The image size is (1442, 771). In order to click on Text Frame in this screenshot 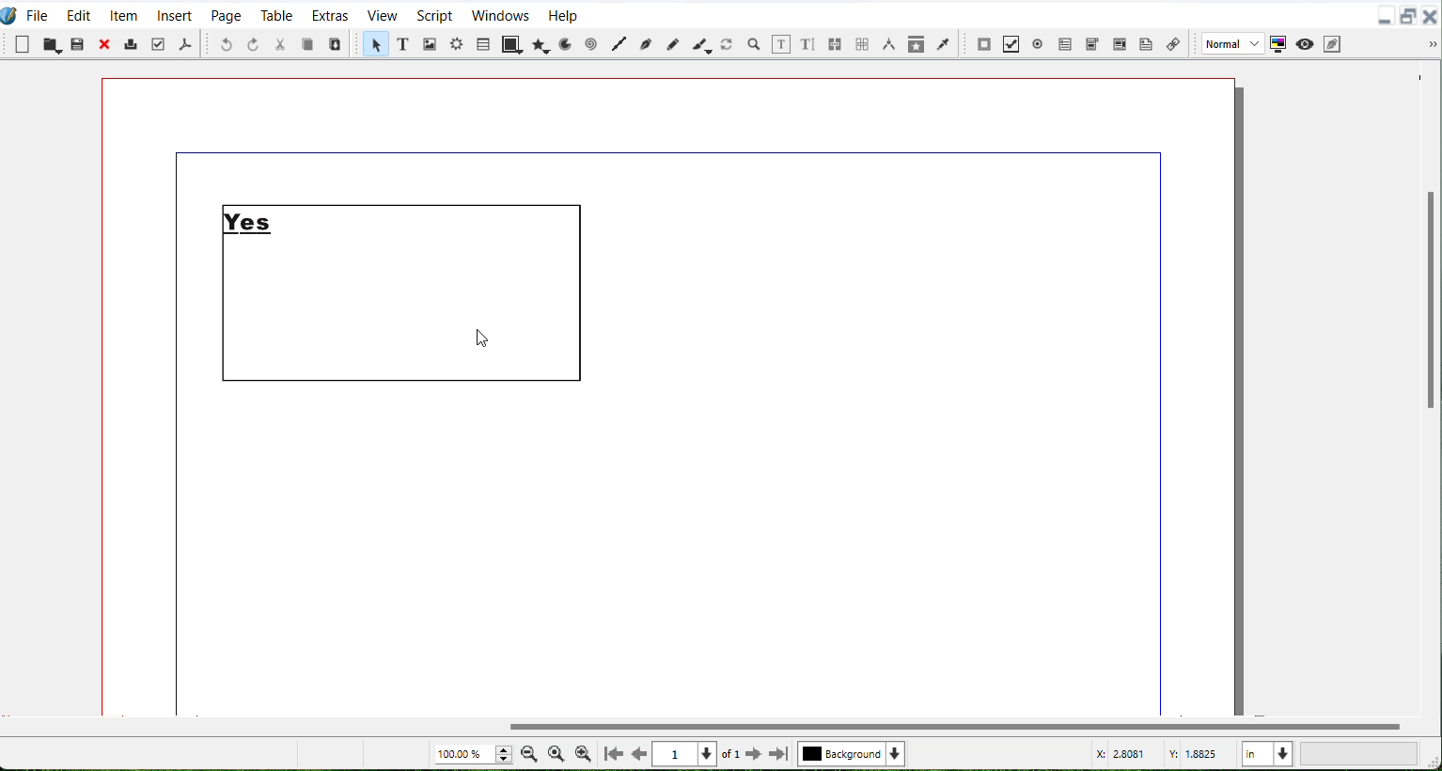, I will do `click(410, 295)`.